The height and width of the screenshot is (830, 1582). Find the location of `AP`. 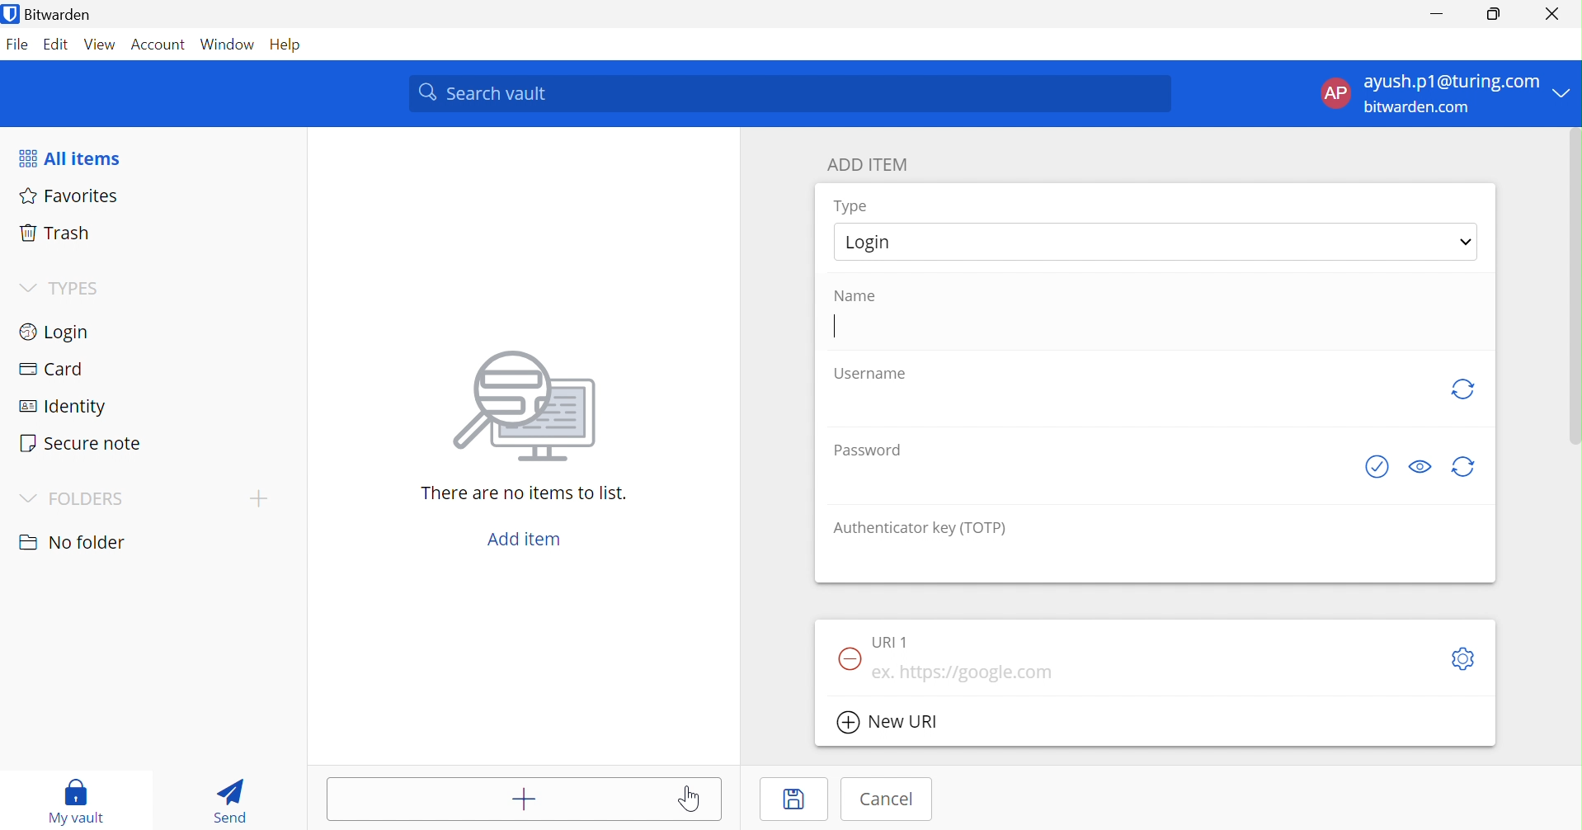

AP is located at coordinates (1335, 96).